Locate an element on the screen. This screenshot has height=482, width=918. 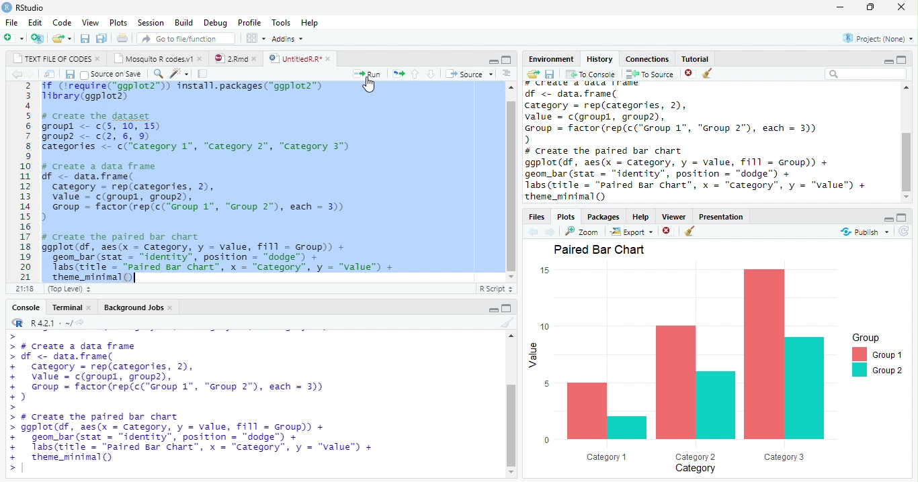
21:18 is located at coordinates (26, 289).